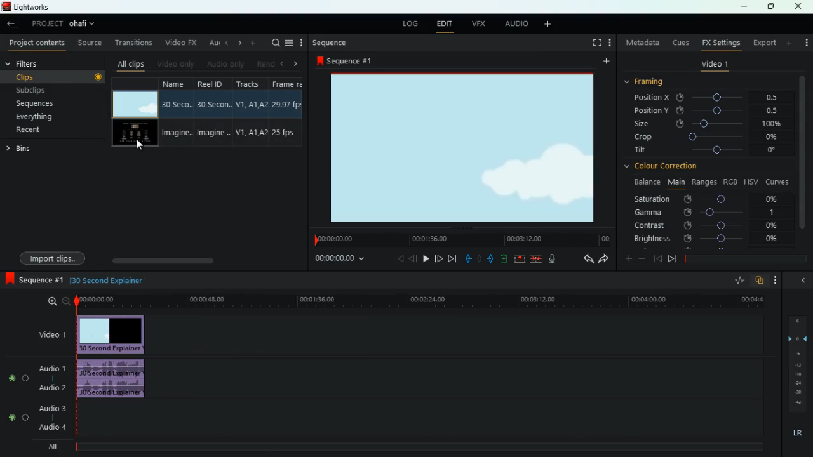 This screenshot has width=813, height=457. Describe the element at coordinates (225, 43) in the screenshot. I see `back` at that location.